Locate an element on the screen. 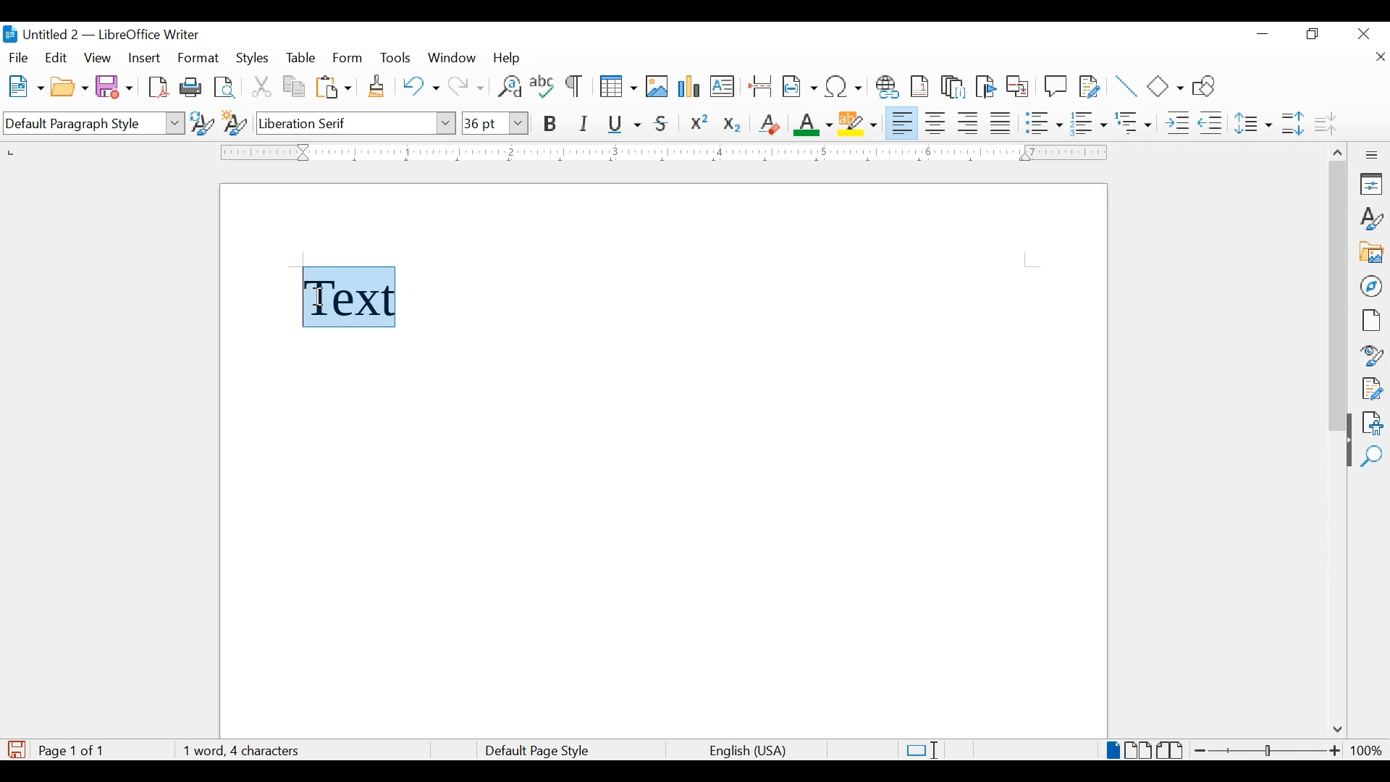 The width and height of the screenshot is (1390, 782). more options is located at coordinates (1373, 155).